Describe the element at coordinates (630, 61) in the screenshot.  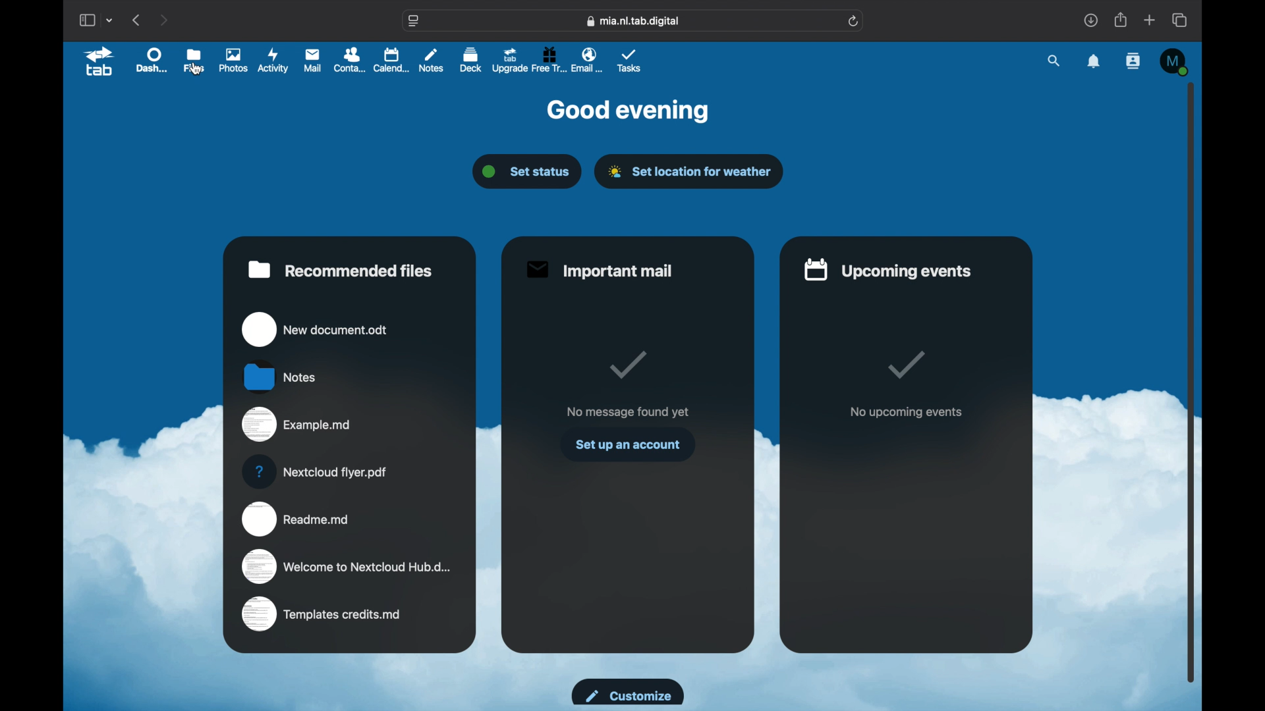
I see `tasks` at that location.